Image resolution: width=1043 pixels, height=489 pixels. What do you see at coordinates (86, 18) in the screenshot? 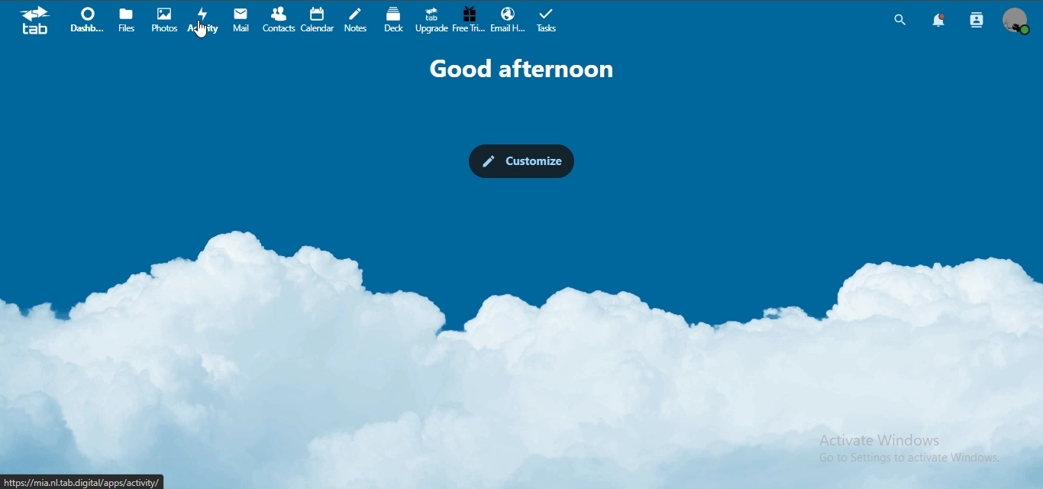
I see `dashboard` at bounding box center [86, 18].